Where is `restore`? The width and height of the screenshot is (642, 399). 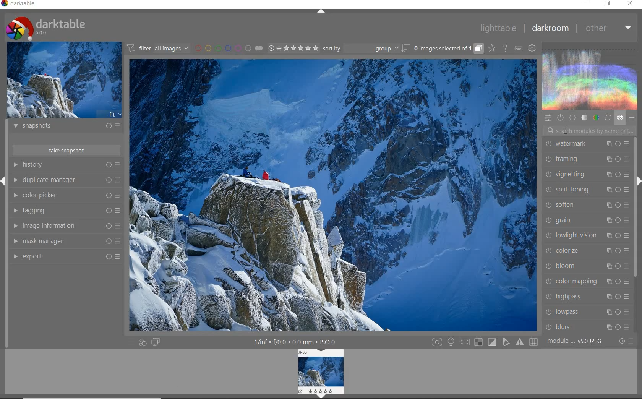 restore is located at coordinates (608, 4).